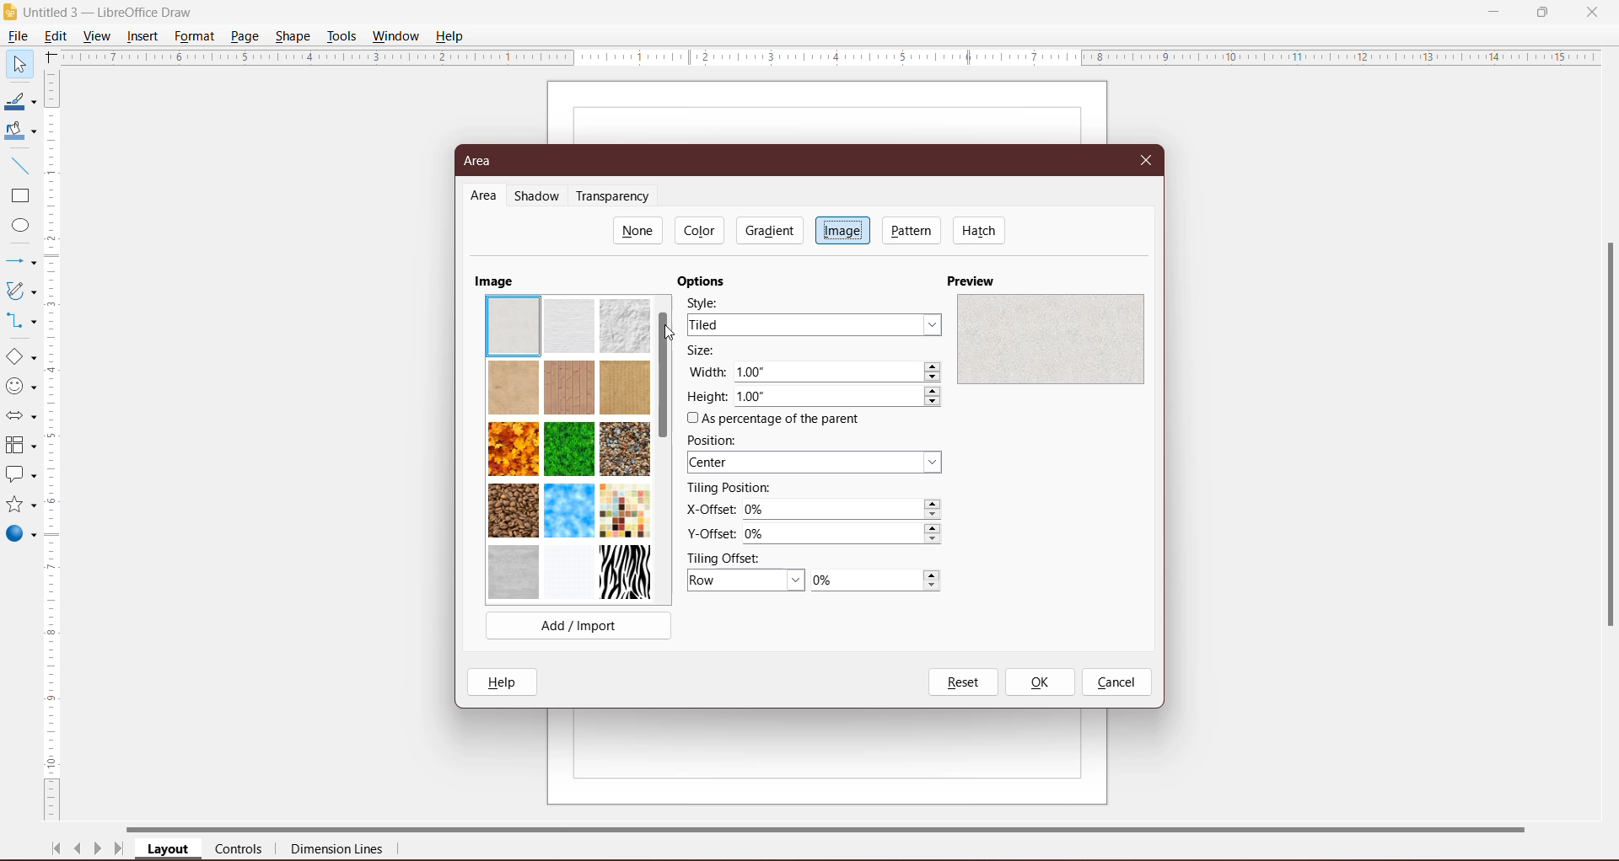  I want to click on Preview, so click(974, 280).